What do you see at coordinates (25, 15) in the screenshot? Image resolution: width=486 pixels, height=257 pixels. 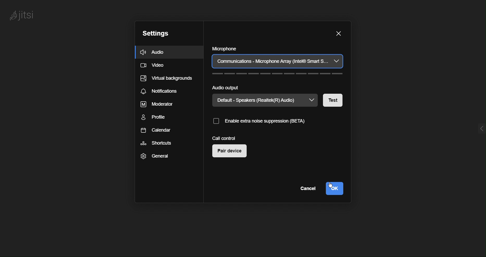 I see `Jitsi` at bounding box center [25, 15].